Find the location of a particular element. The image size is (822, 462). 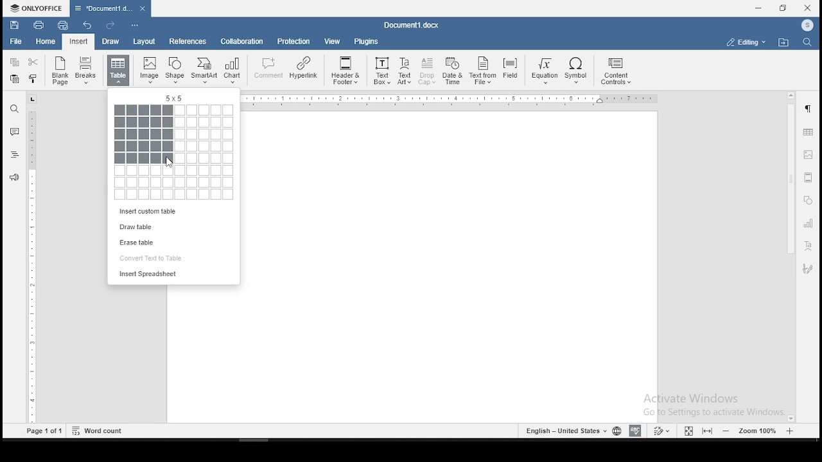

5x5 is located at coordinates (171, 97).